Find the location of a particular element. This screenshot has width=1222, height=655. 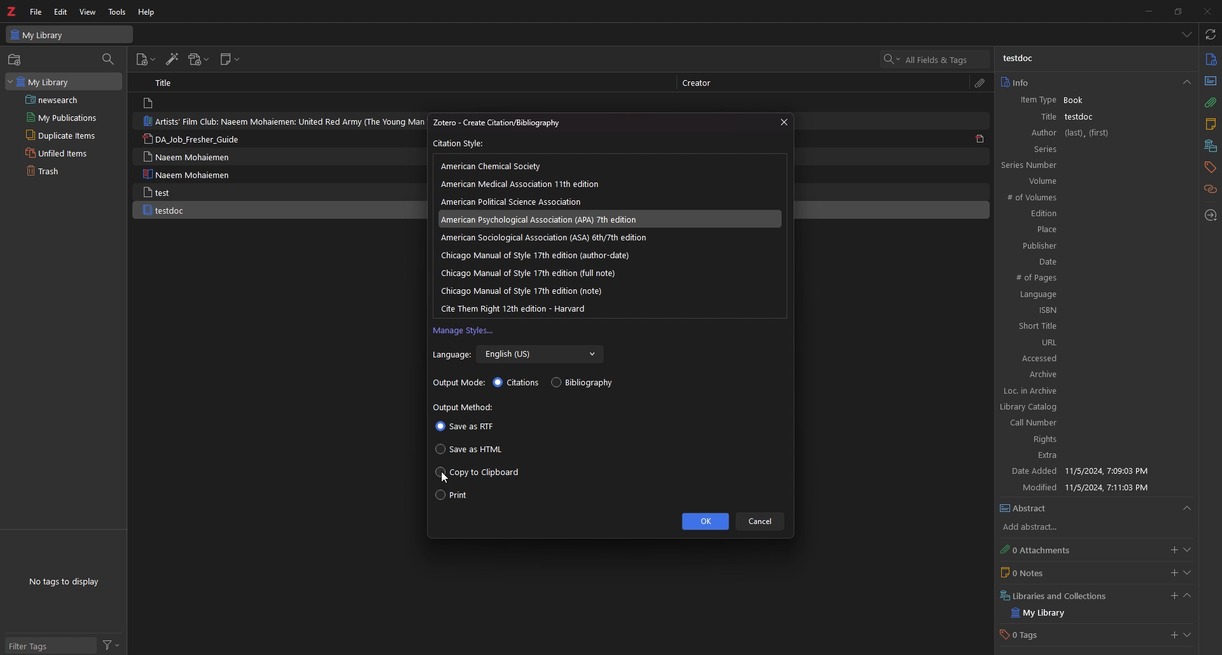

ok is located at coordinates (704, 521).